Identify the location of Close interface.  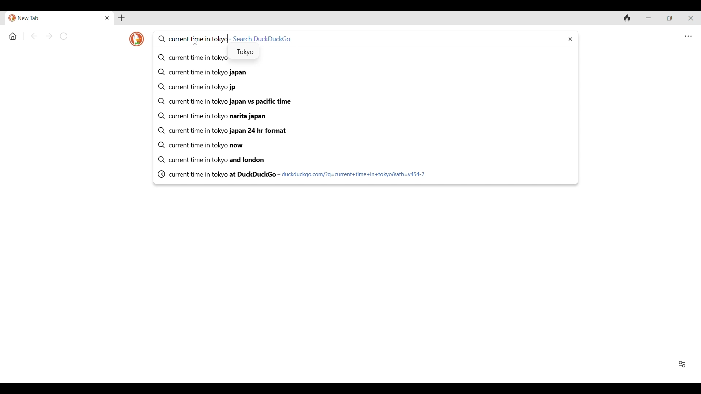
(691, 18).